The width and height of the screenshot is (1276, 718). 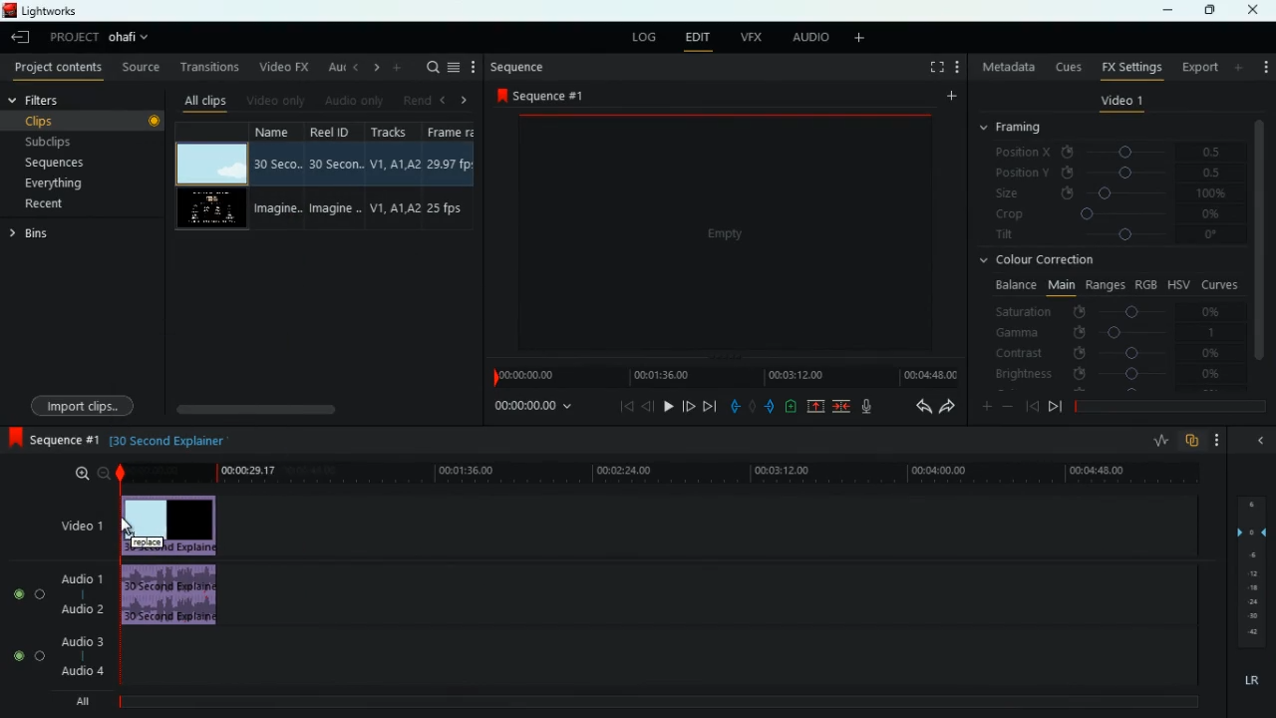 What do you see at coordinates (1255, 10) in the screenshot?
I see `close` at bounding box center [1255, 10].